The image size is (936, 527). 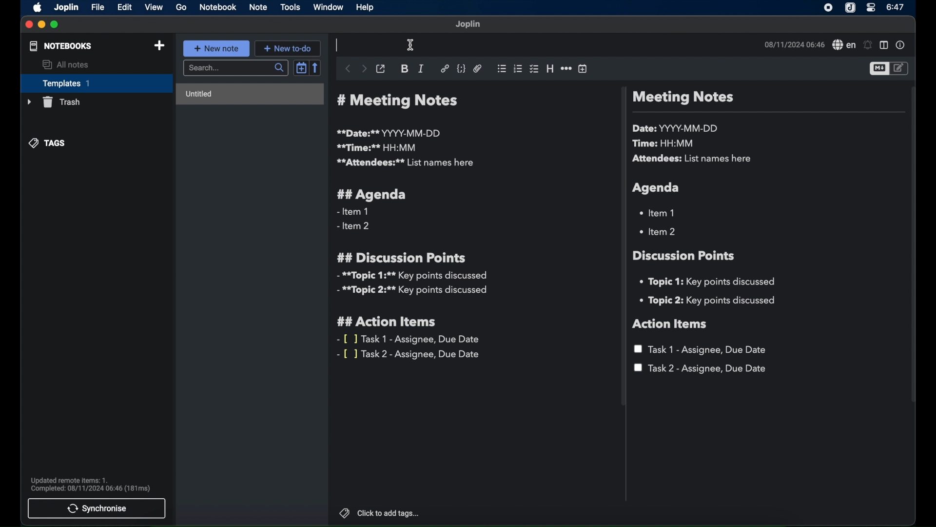 What do you see at coordinates (316, 68) in the screenshot?
I see `reverse sort order` at bounding box center [316, 68].